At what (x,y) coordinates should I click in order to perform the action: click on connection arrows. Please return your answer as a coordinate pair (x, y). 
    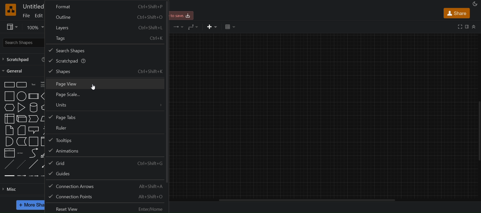
    Looking at the image, I should click on (107, 185).